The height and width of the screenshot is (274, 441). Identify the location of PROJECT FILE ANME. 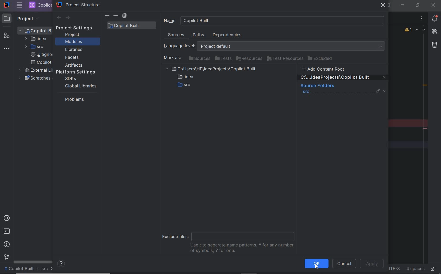
(35, 30).